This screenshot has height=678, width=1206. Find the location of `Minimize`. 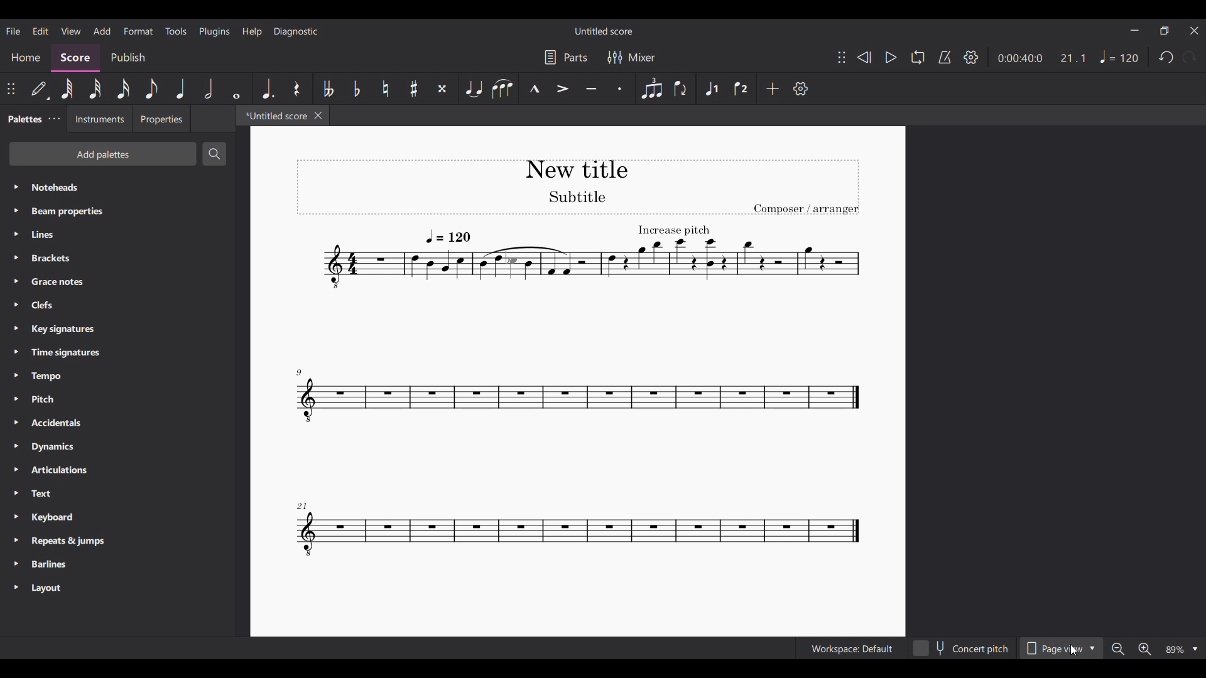

Minimize is located at coordinates (1134, 30).